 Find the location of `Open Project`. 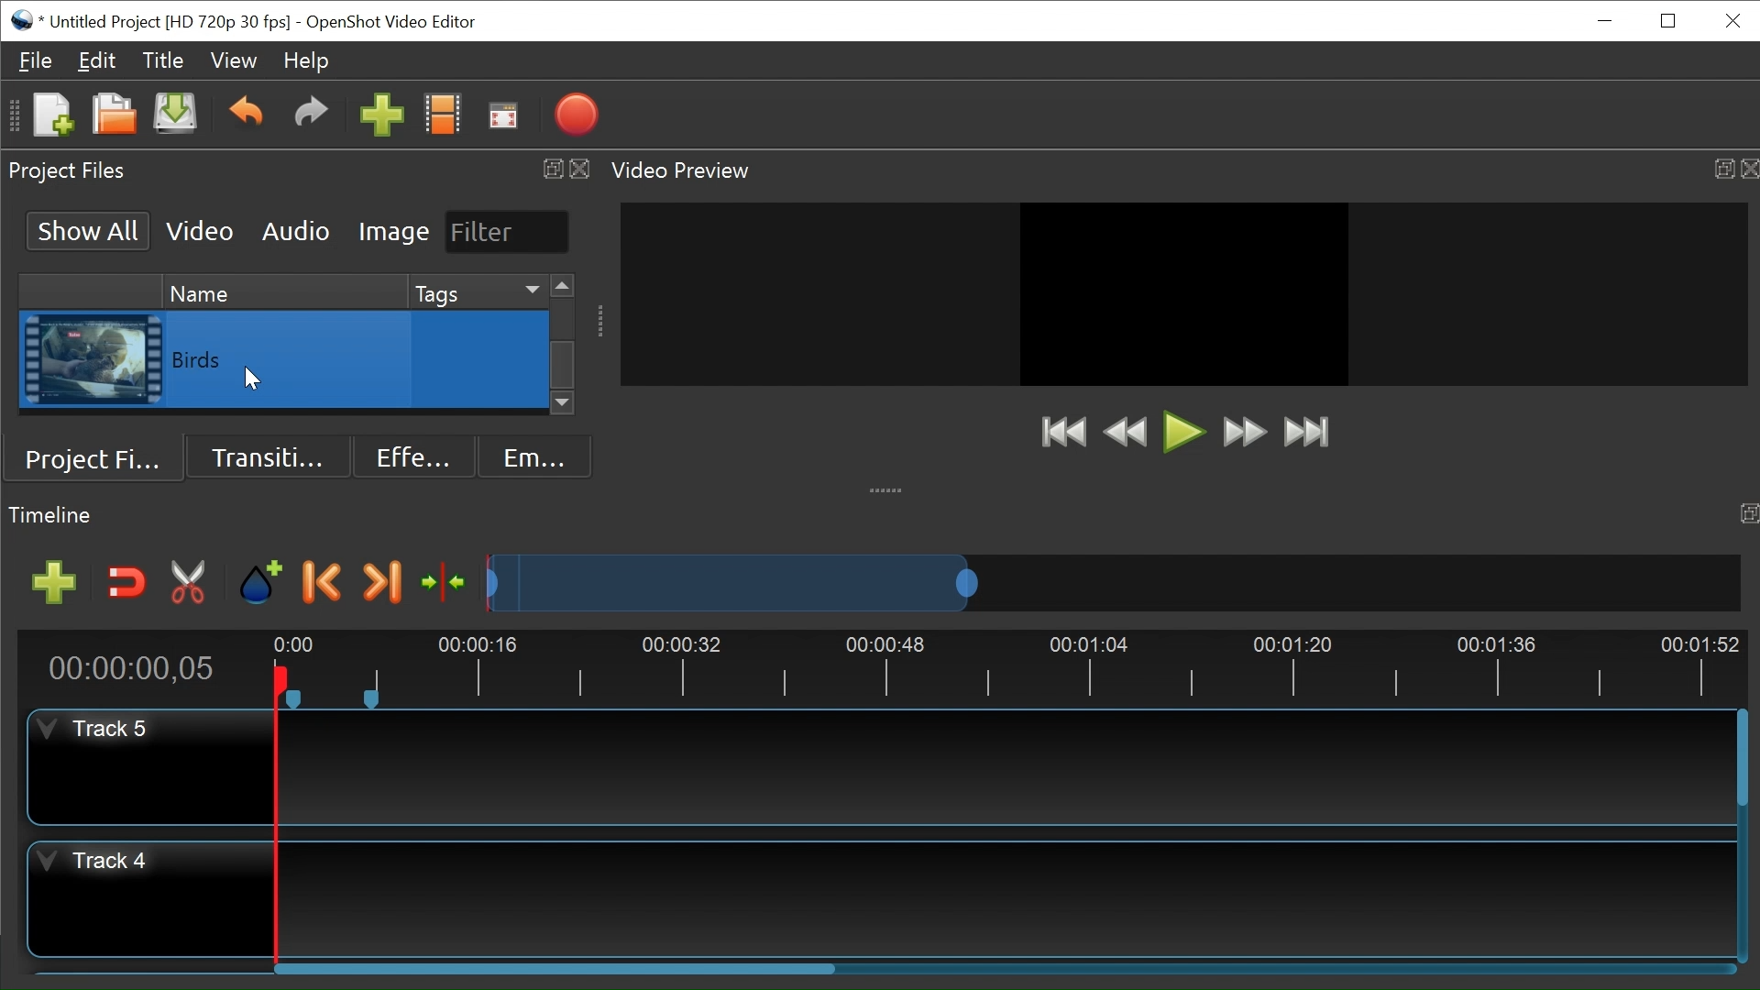

Open Project is located at coordinates (109, 114).